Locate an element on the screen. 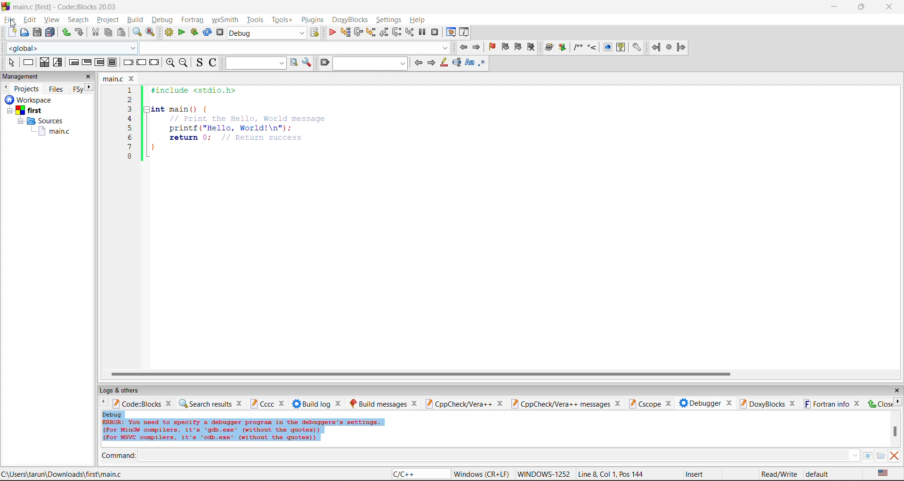  debug/continue is located at coordinates (332, 32).